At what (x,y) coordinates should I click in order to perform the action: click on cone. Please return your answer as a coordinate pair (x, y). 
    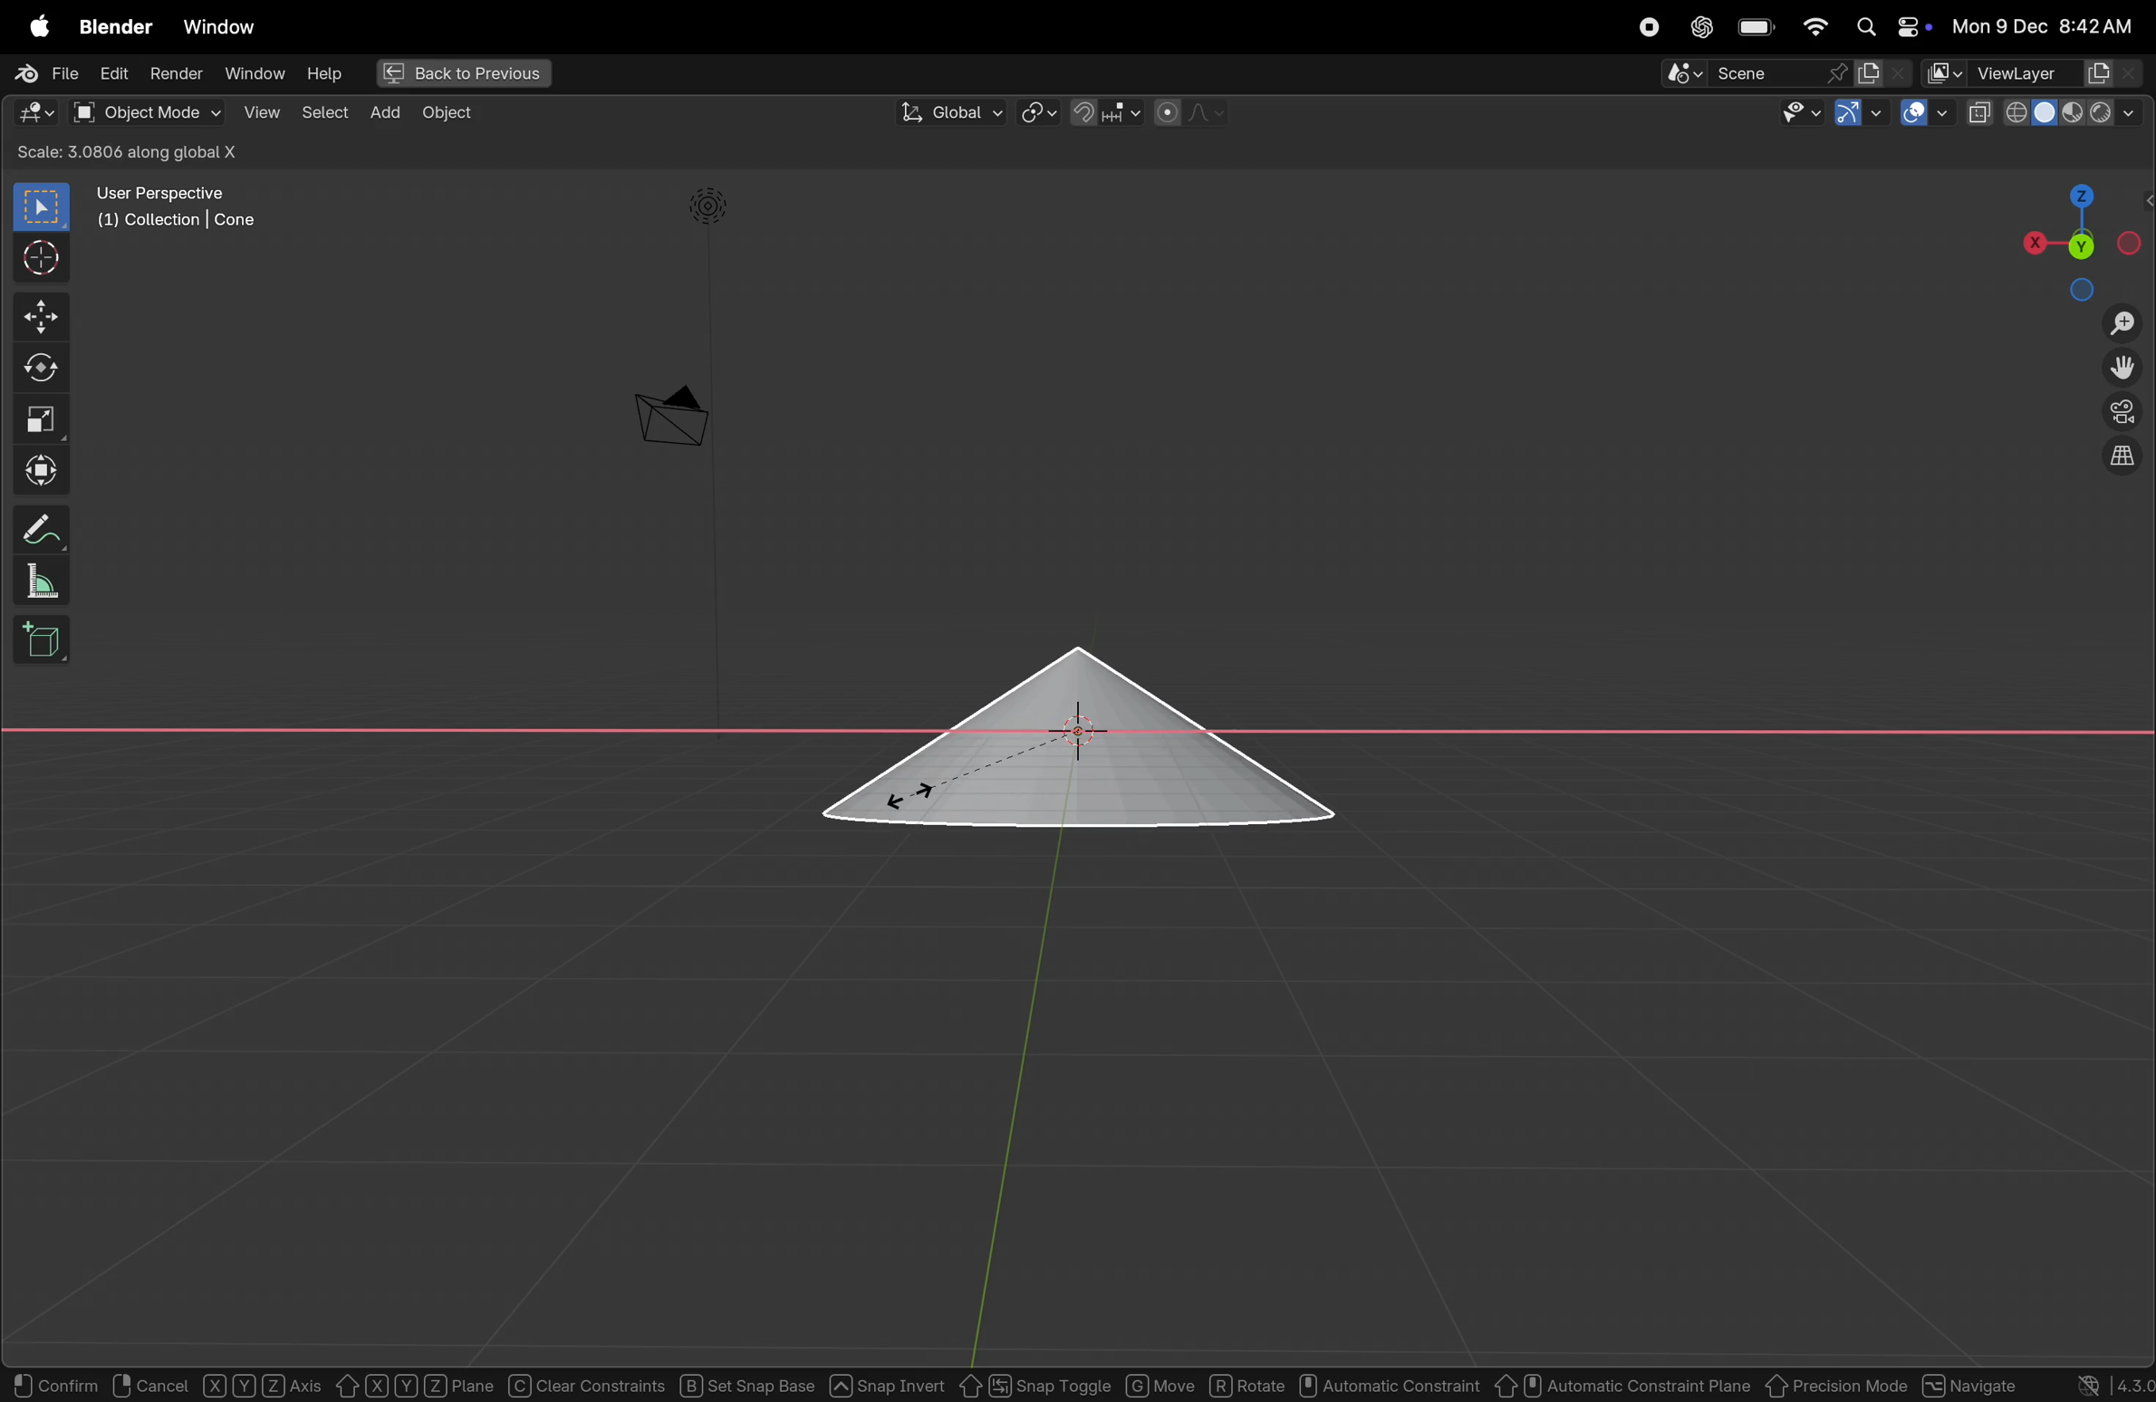
    Looking at the image, I should click on (1079, 740).